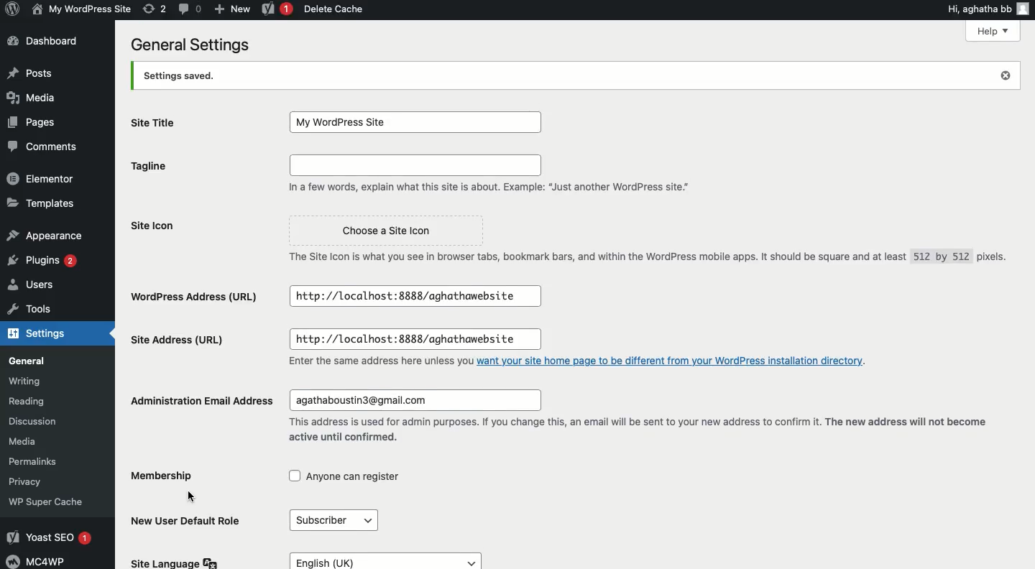 The width and height of the screenshot is (1035, 569). I want to click on ‘WP Super Cache, so click(47, 501).